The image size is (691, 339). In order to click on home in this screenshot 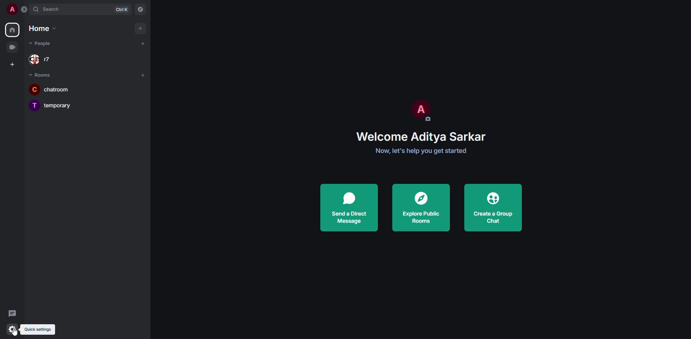, I will do `click(13, 30)`.